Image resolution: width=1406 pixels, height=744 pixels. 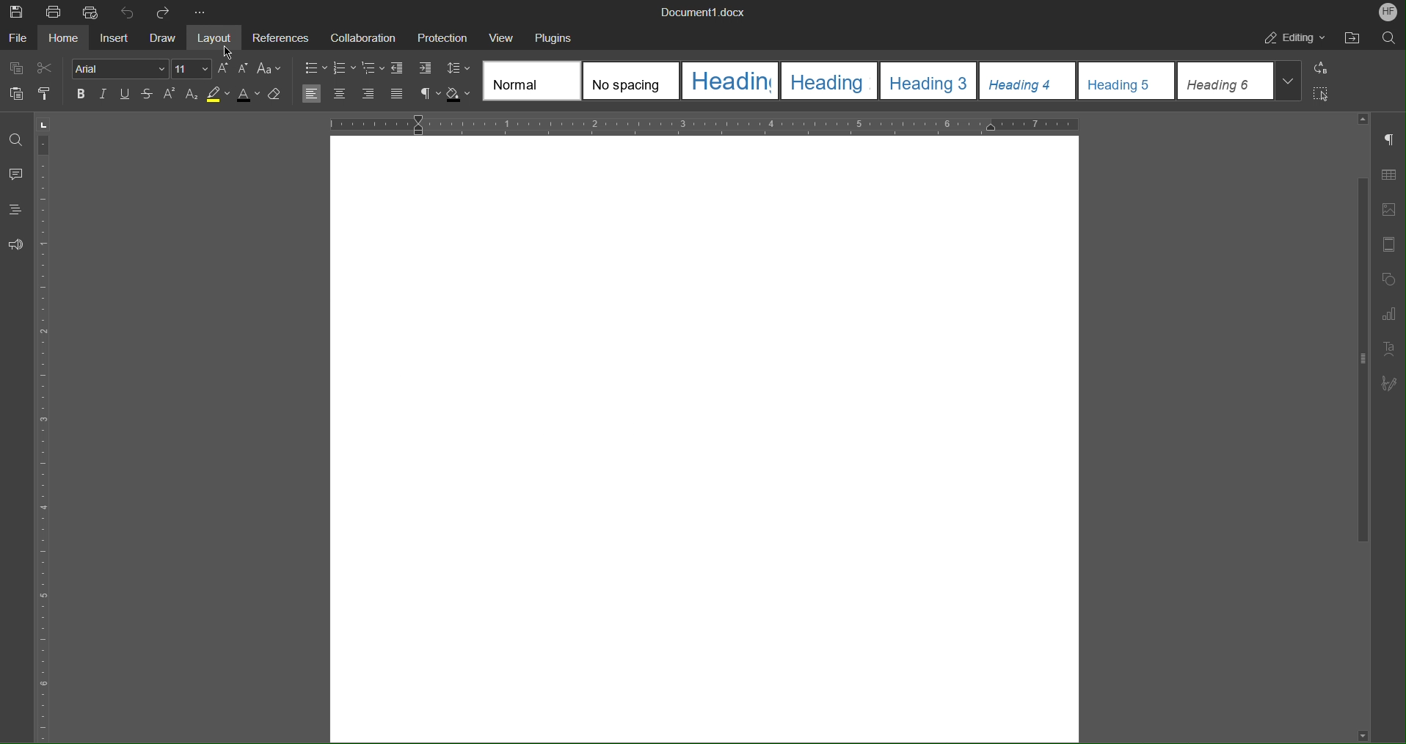 I want to click on Insert Image, so click(x=1388, y=210).